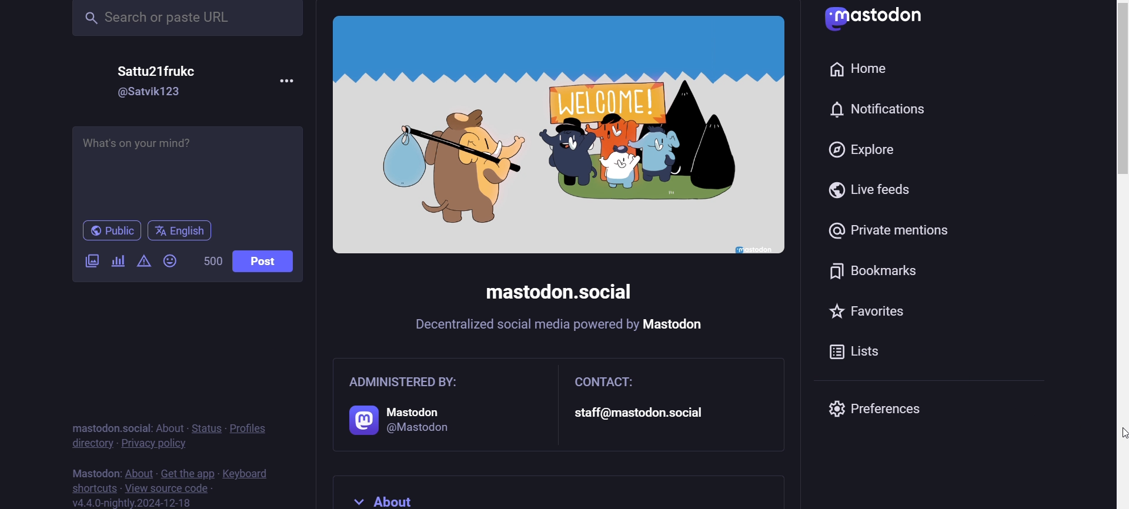  What do you see at coordinates (91, 445) in the screenshot?
I see `directory` at bounding box center [91, 445].